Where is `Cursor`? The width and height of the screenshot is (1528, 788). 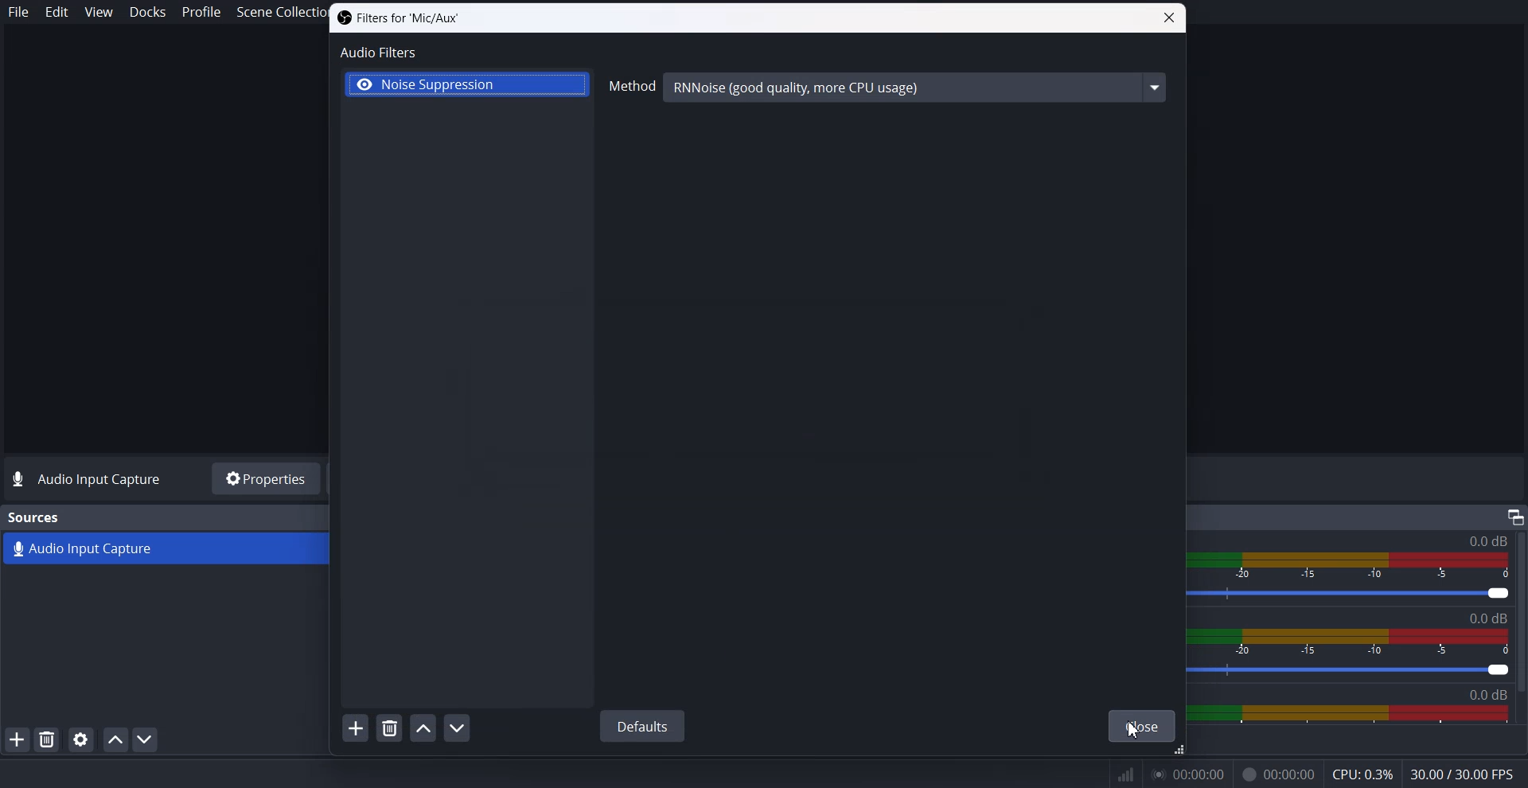
Cursor is located at coordinates (384, 660).